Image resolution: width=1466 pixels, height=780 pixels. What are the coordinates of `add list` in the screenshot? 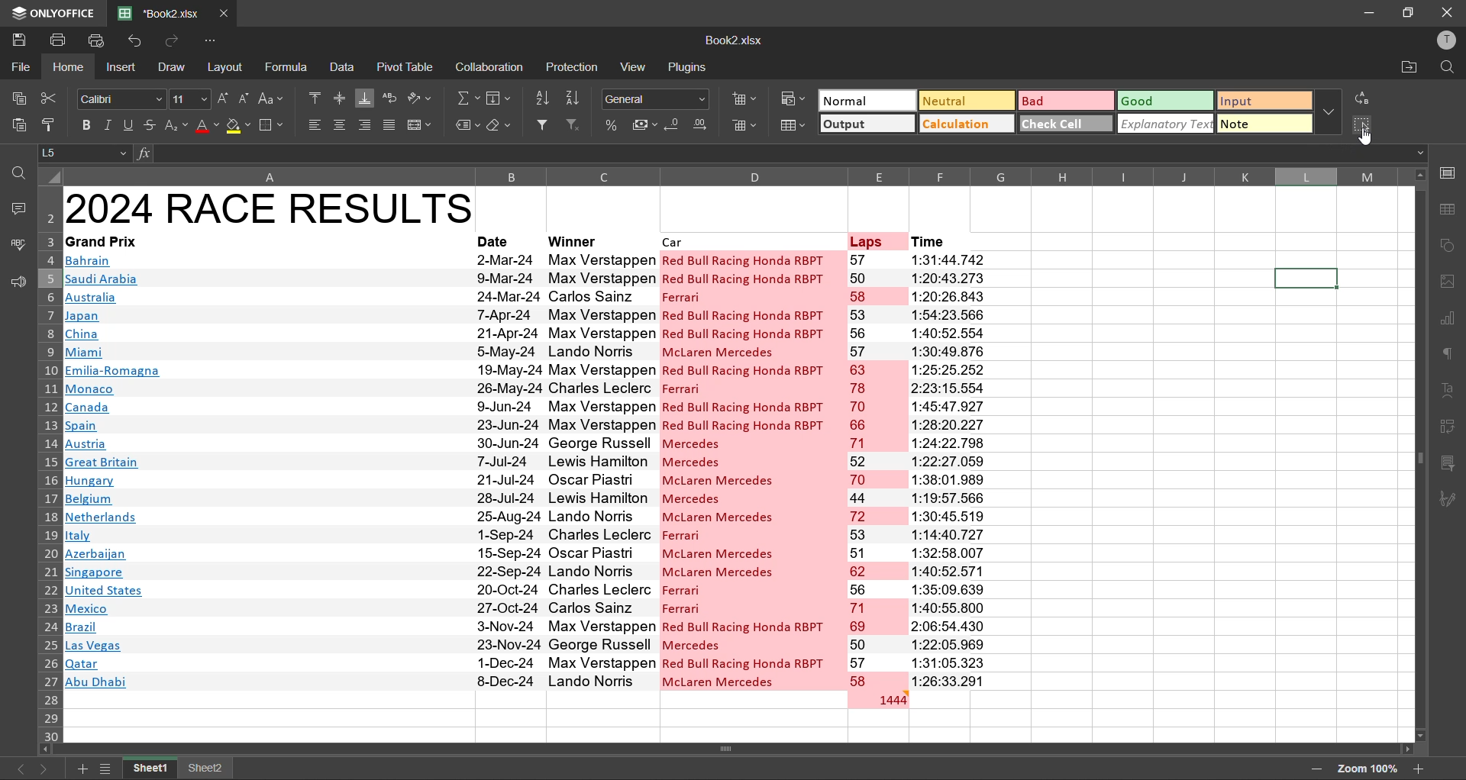 It's located at (84, 769).